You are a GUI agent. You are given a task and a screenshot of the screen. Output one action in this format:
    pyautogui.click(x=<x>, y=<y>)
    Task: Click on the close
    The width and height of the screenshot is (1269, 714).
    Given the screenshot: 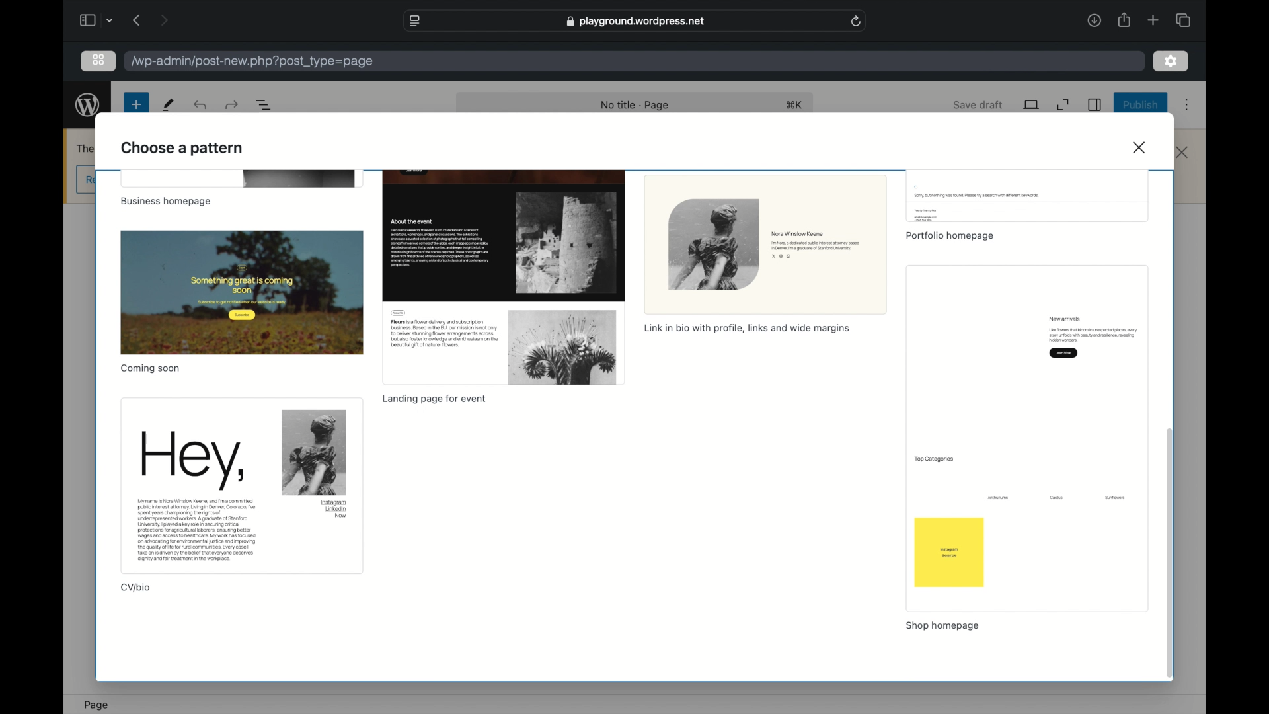 What is the action you would take?
    pyautogui.click(x=1183, y=153)
    